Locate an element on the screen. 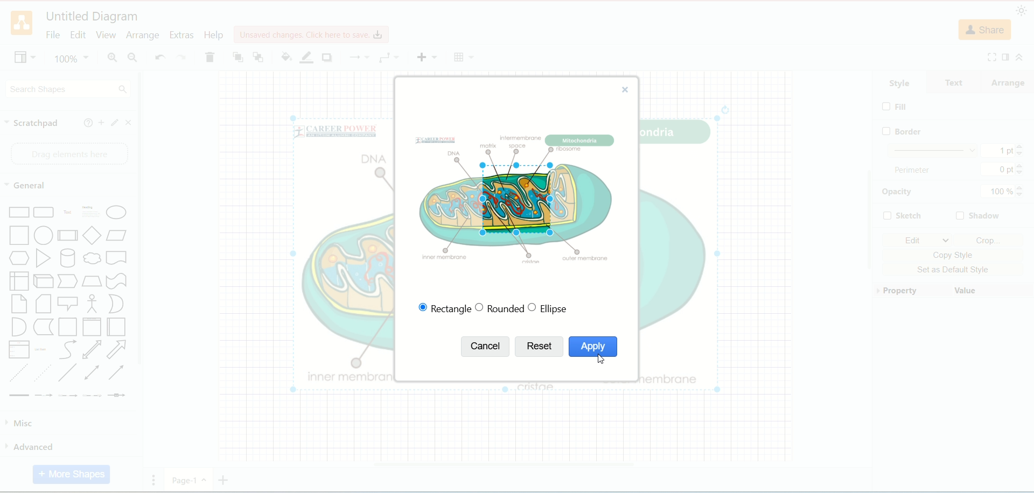 Image resolution: width=1034 pixels, height=493 pixels. Bidirectional Arrow is located at coordinates (93, 350).